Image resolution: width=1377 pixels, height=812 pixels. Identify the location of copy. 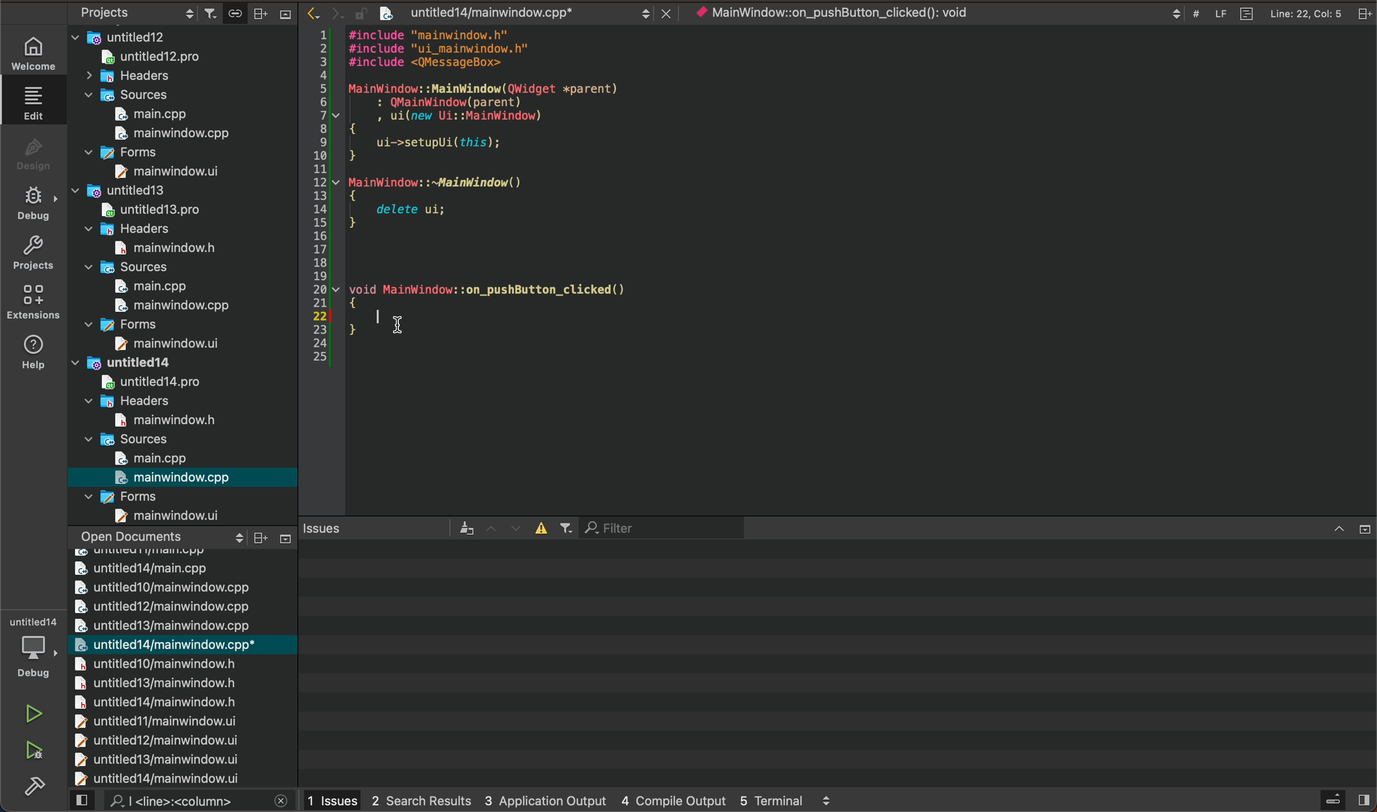
(234, 13).